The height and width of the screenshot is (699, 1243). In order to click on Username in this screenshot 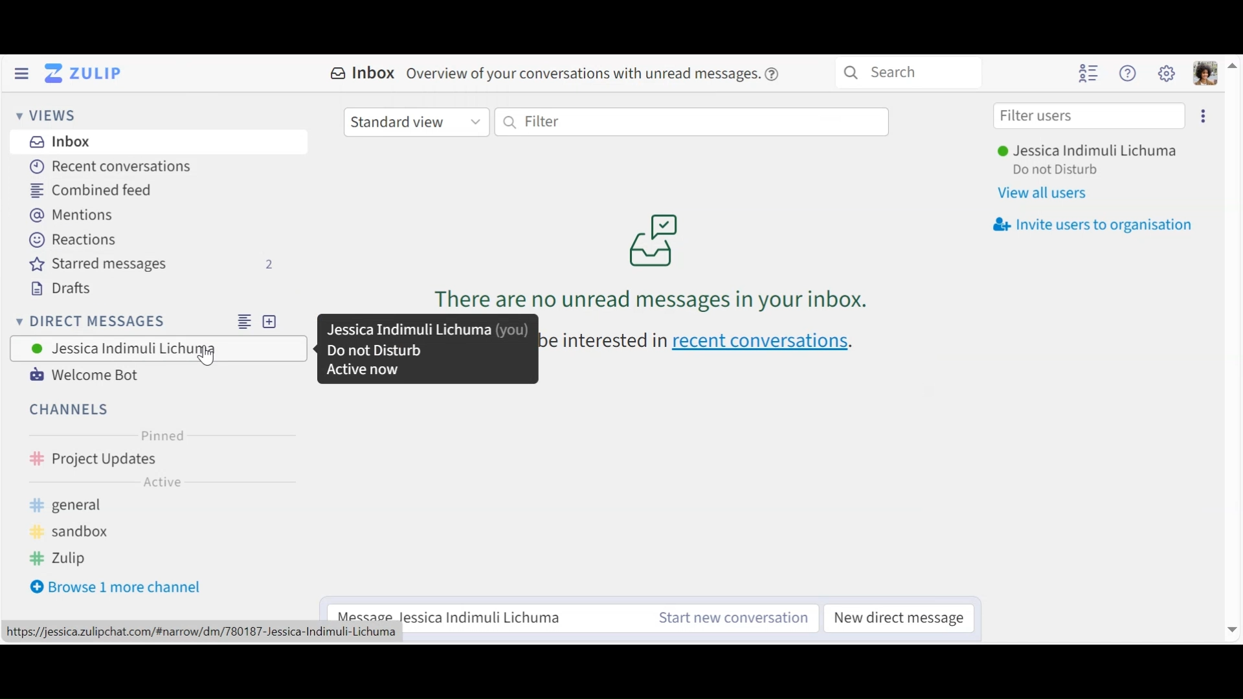, I will do `click(1087, 151)`.